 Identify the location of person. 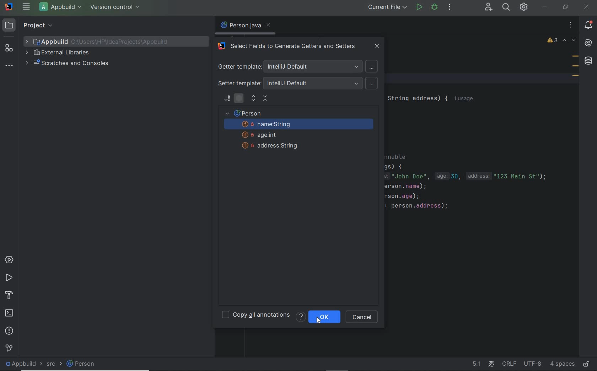
(88, 365).